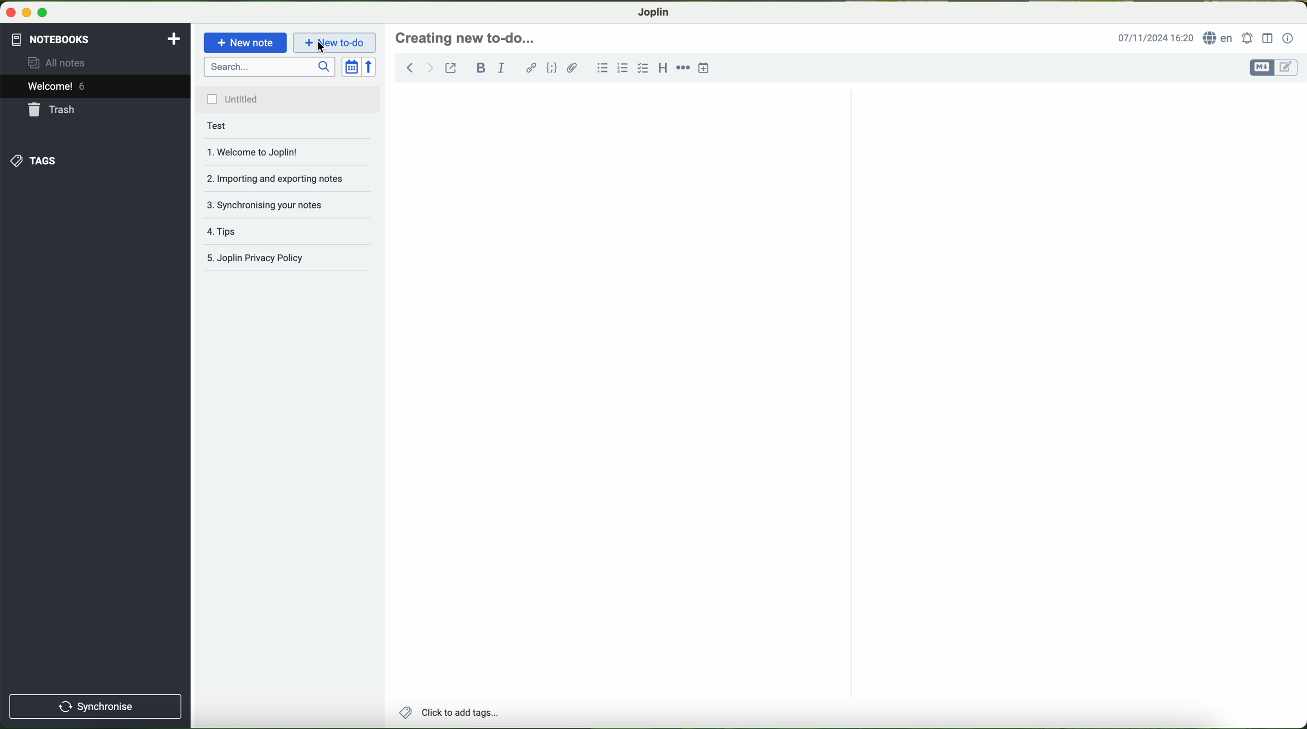 Image resolution: width=1307 pixels, height=729 pixels. I want to click on note properties, so click(1289, 39).